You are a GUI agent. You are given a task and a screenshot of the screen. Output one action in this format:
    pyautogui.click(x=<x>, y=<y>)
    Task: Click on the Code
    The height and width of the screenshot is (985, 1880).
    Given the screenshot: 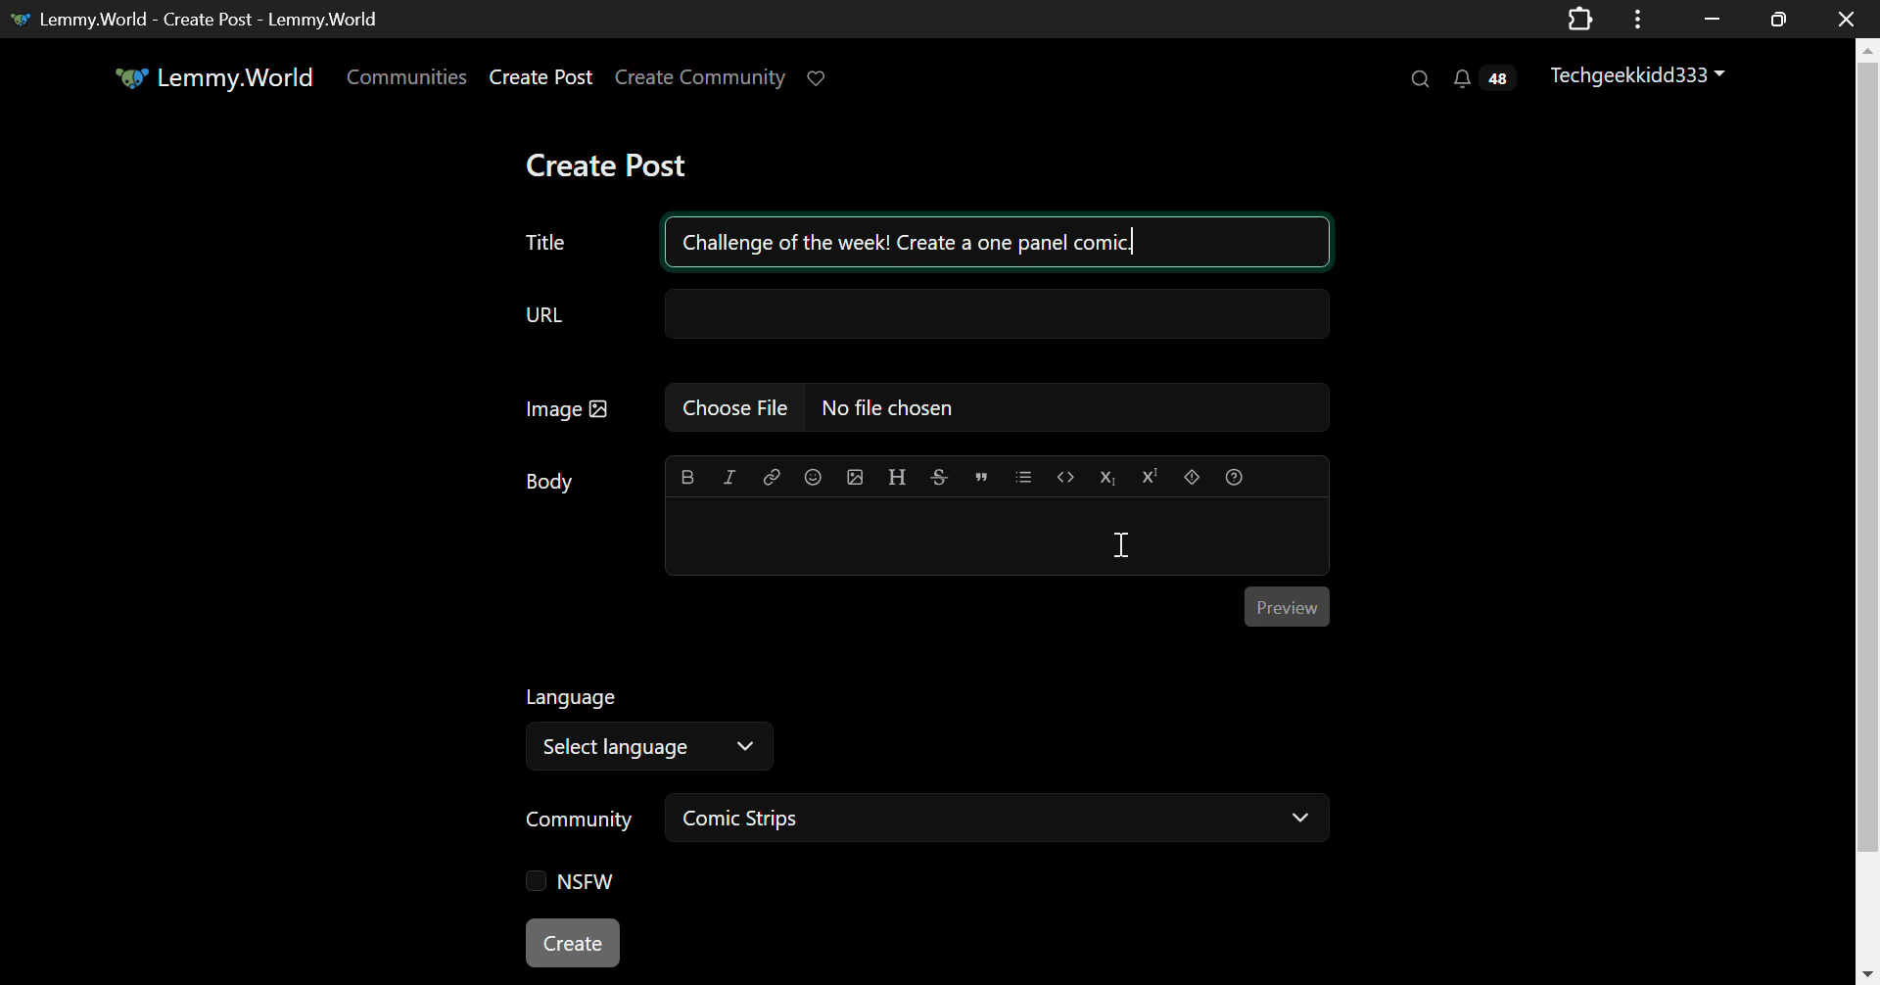 What is the action you would take?
    pyautogui.click(x=1065, y=476)
    